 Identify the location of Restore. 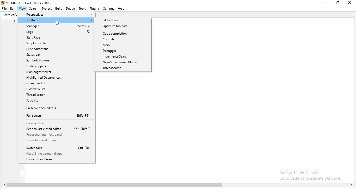
(338, 3).